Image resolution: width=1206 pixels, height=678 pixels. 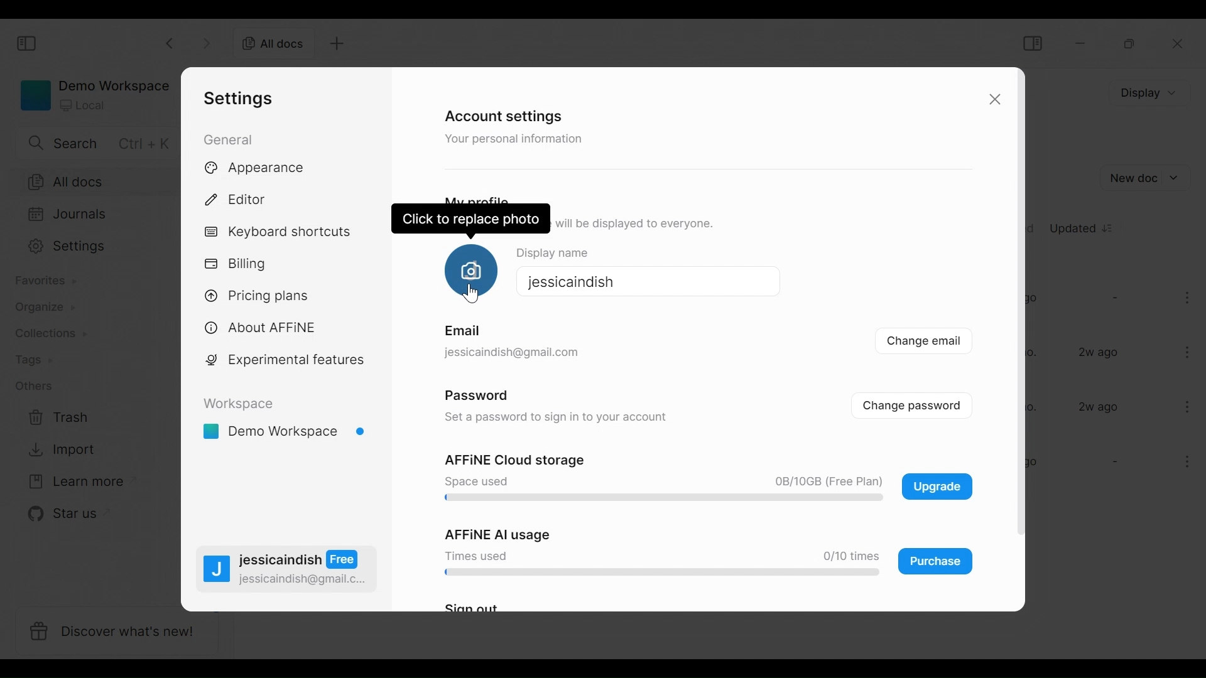 I want to click on Appearance, so click(x=261, y=168).